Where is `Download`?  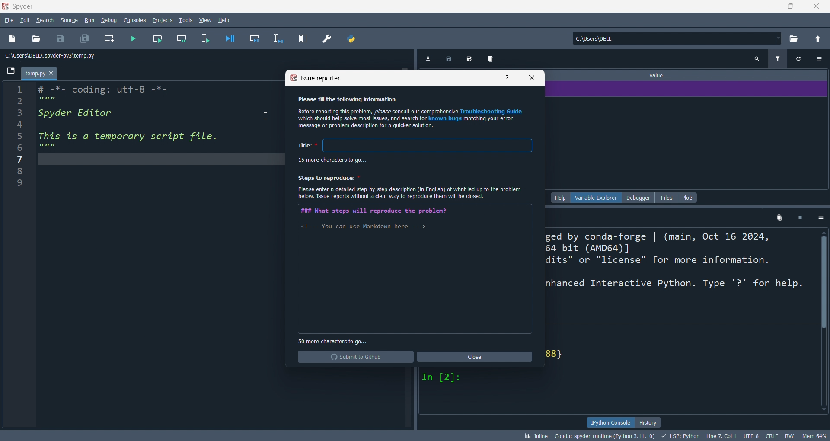
Download is located at coordinates (428, 59).